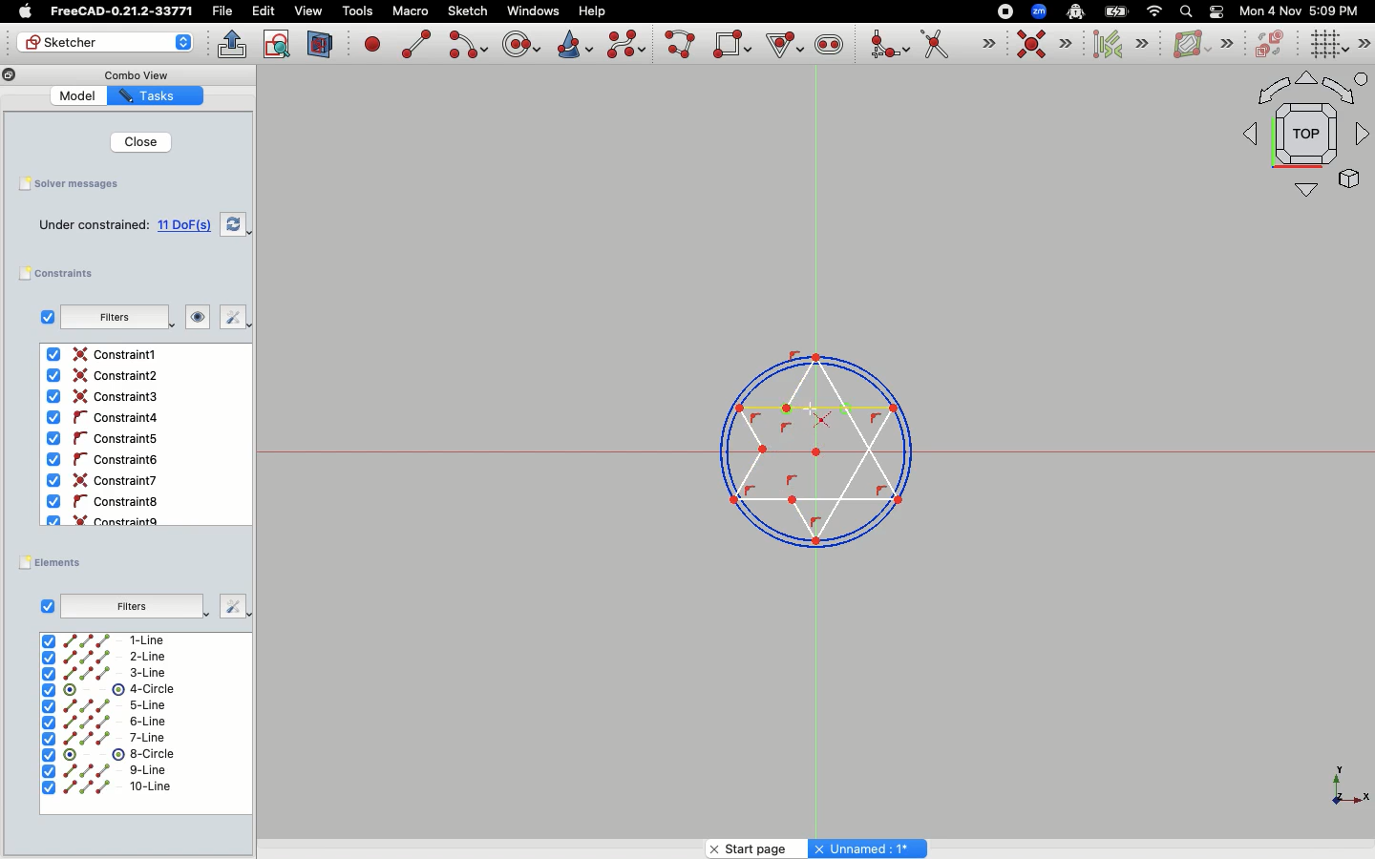 This screenshot has width=1375, height=859. Describe the element at coordinates (1301, 11) in the screenshot. I see `Mon 4 Nov 5:09 PM` at that location.